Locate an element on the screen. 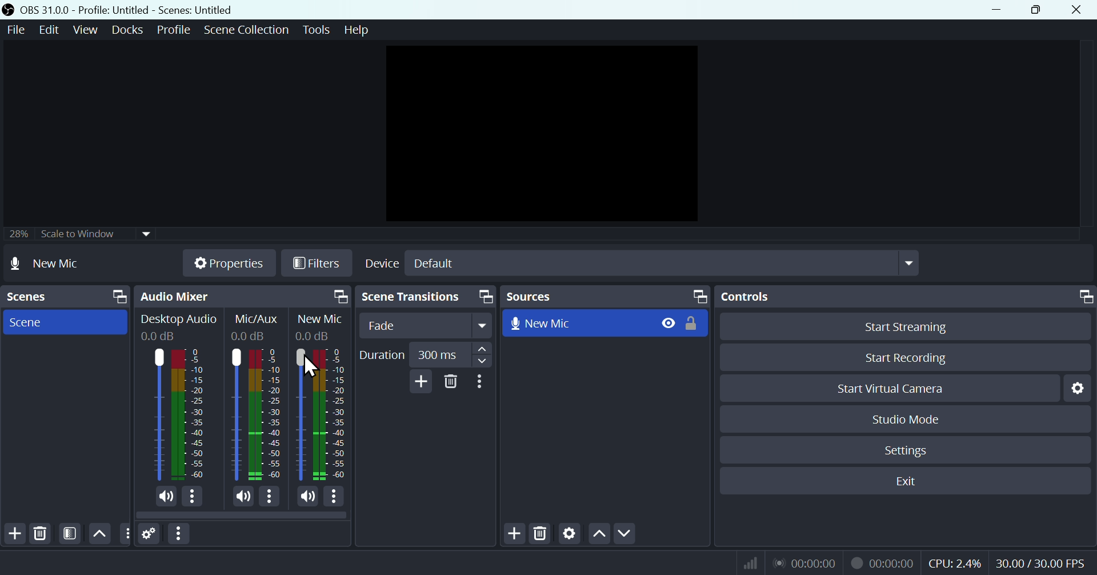  Scenes is located at coordinates (65, 297).